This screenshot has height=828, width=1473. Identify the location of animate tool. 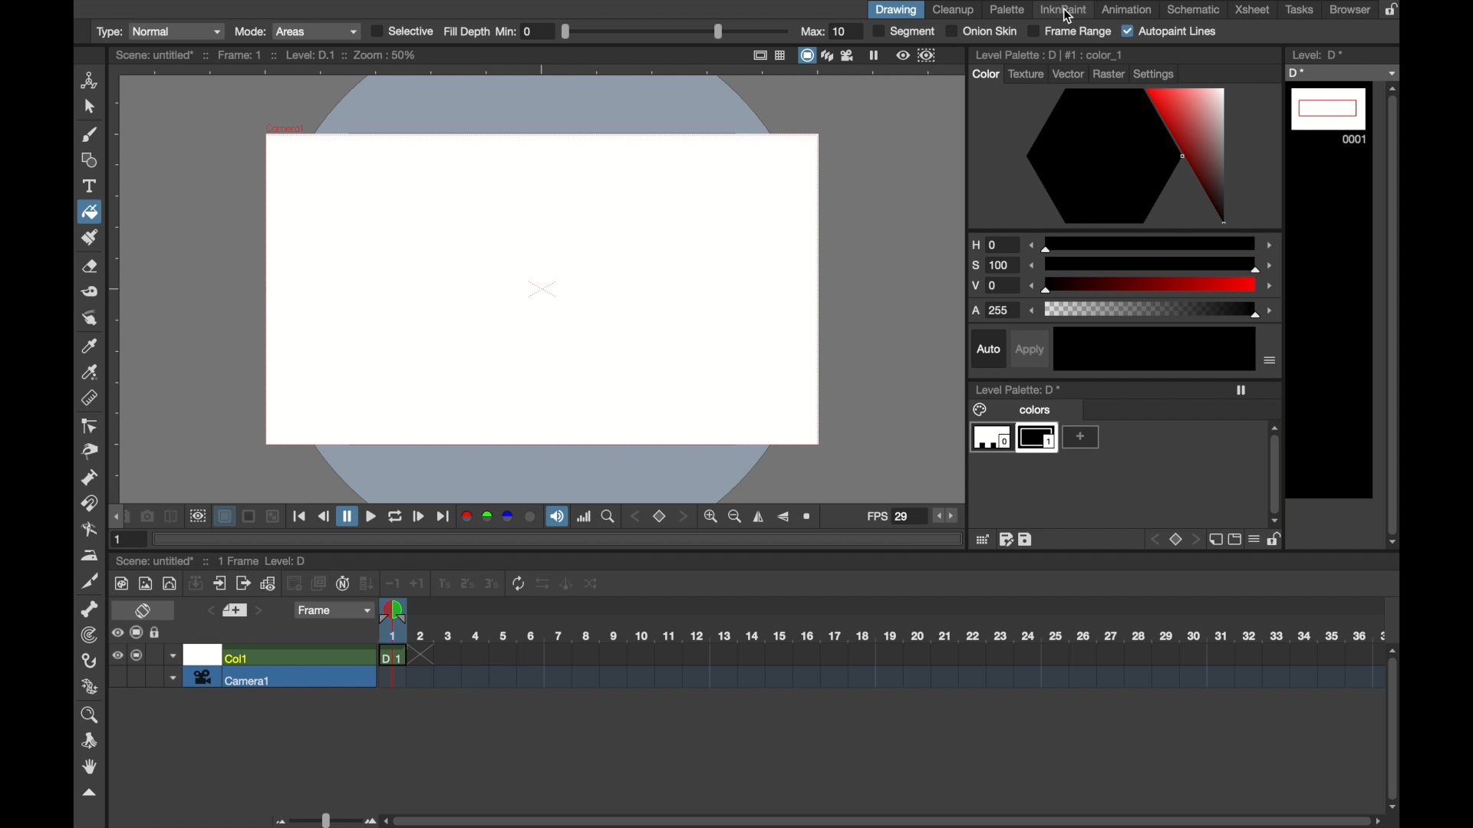
(91, 80).